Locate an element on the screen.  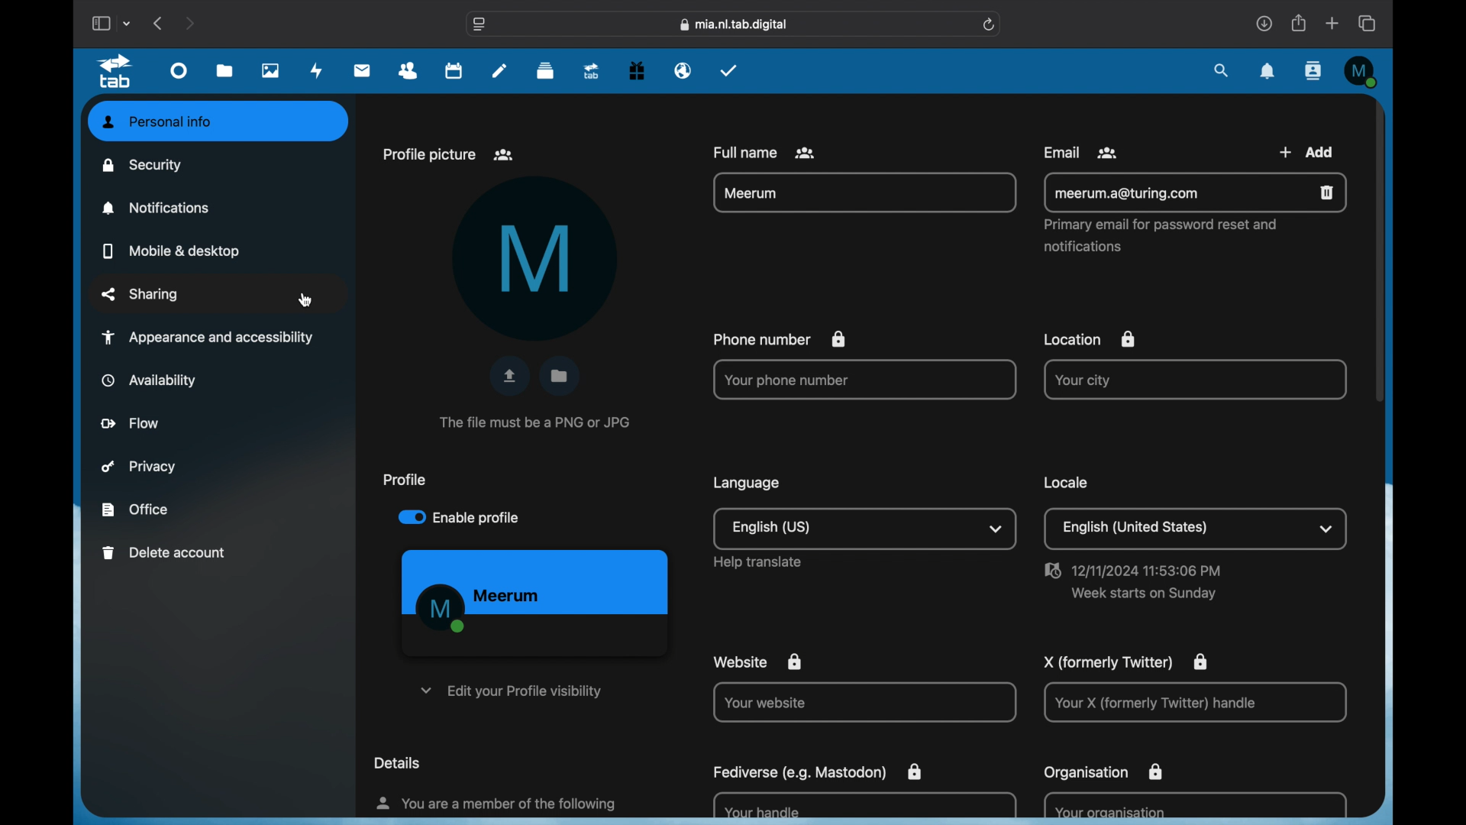
Full name is located at coordinates (765, 153).